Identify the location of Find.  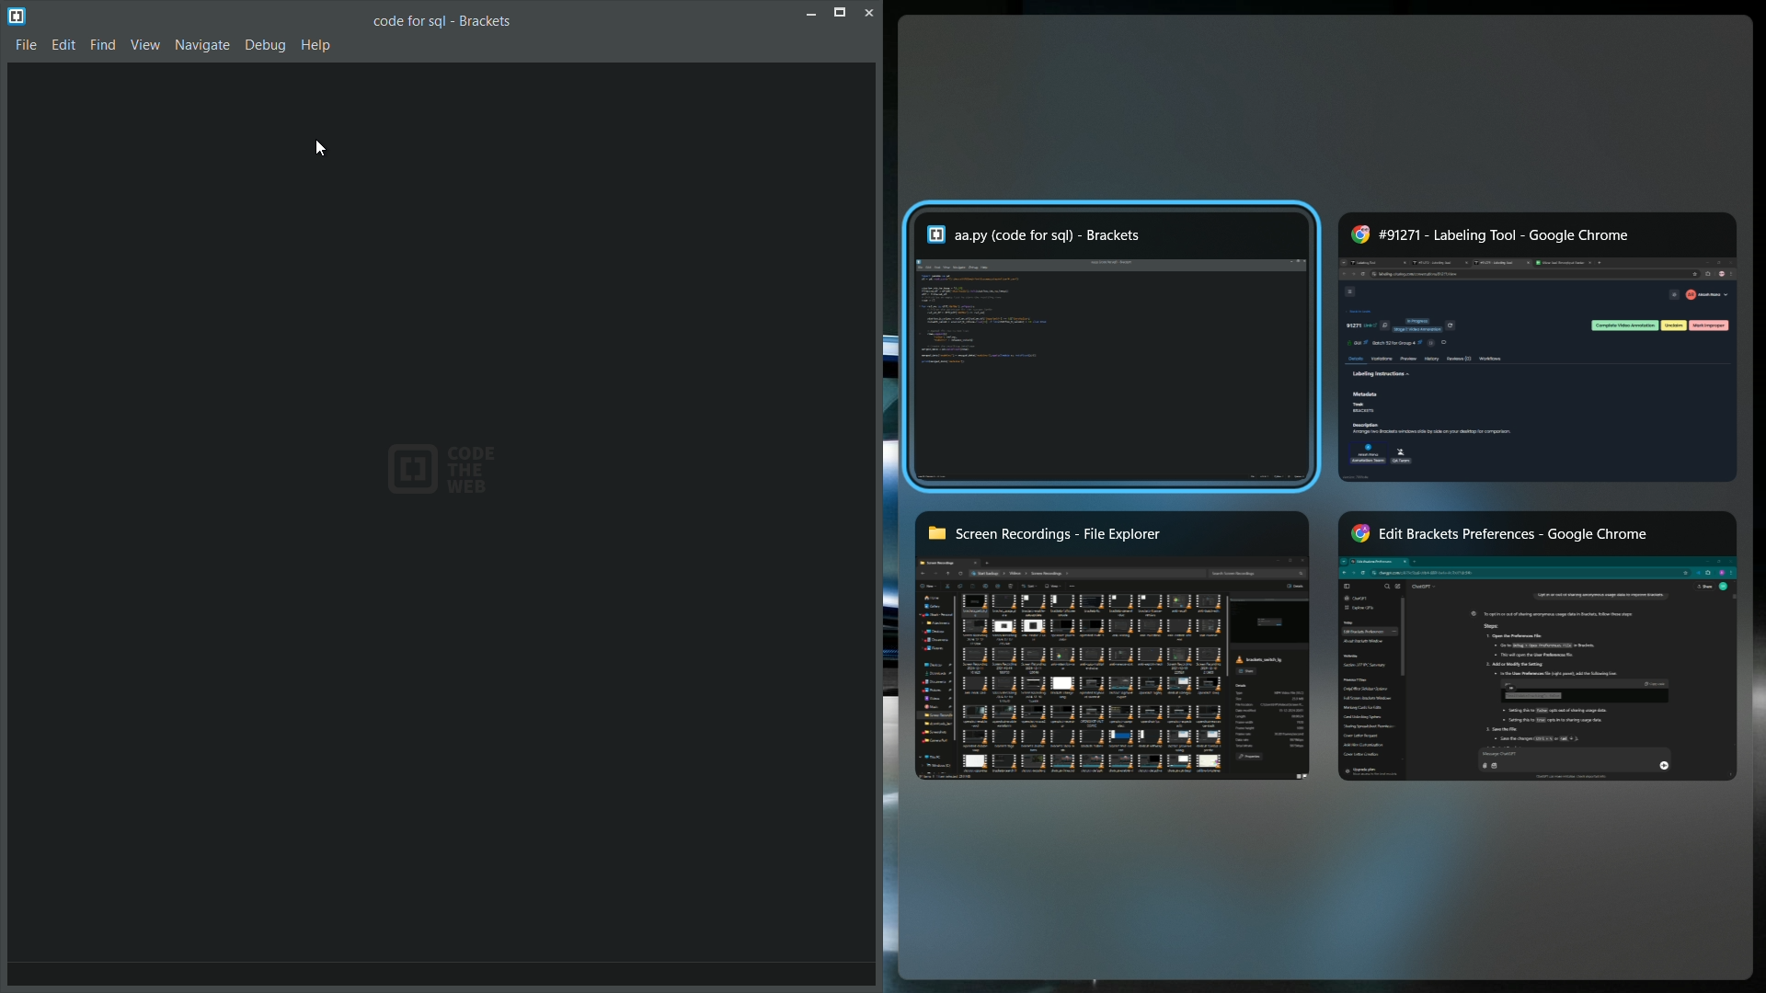
(107, 46).